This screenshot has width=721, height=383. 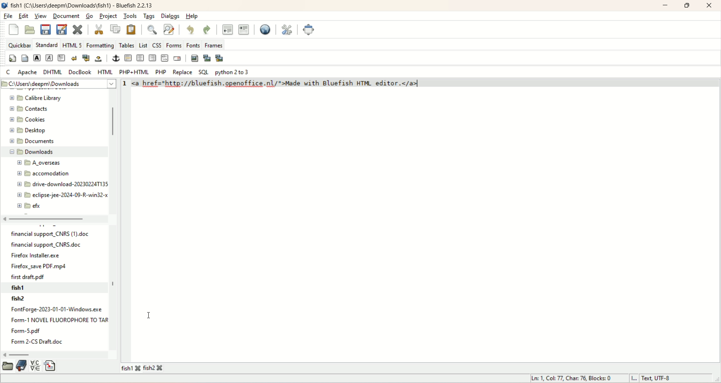 What do you see at coordinates (634, 378) in the screenshot?
I see `I` at bounding box center [634, 378].